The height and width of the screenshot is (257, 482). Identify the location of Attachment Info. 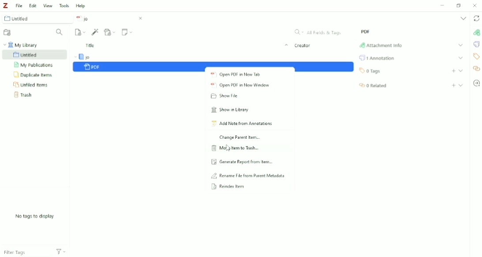
(380, 45).